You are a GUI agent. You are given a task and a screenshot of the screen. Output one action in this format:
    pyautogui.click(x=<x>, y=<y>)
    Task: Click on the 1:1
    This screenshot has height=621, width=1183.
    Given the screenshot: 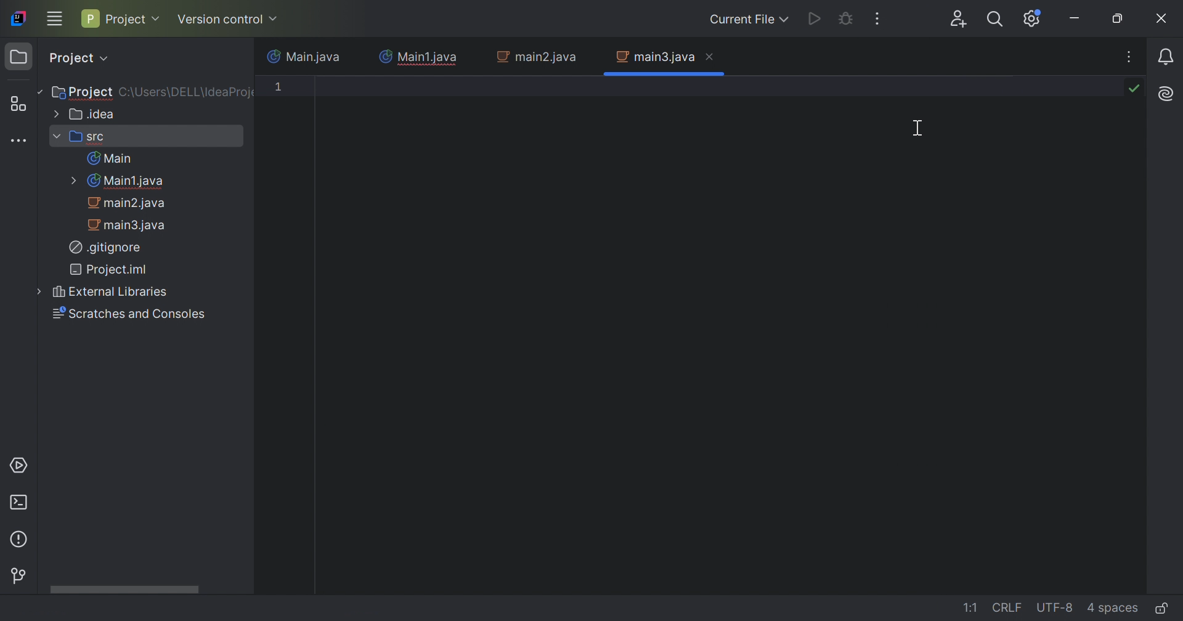 What is the action you would take?
    pyautogui.click(x=971, y=608)
    